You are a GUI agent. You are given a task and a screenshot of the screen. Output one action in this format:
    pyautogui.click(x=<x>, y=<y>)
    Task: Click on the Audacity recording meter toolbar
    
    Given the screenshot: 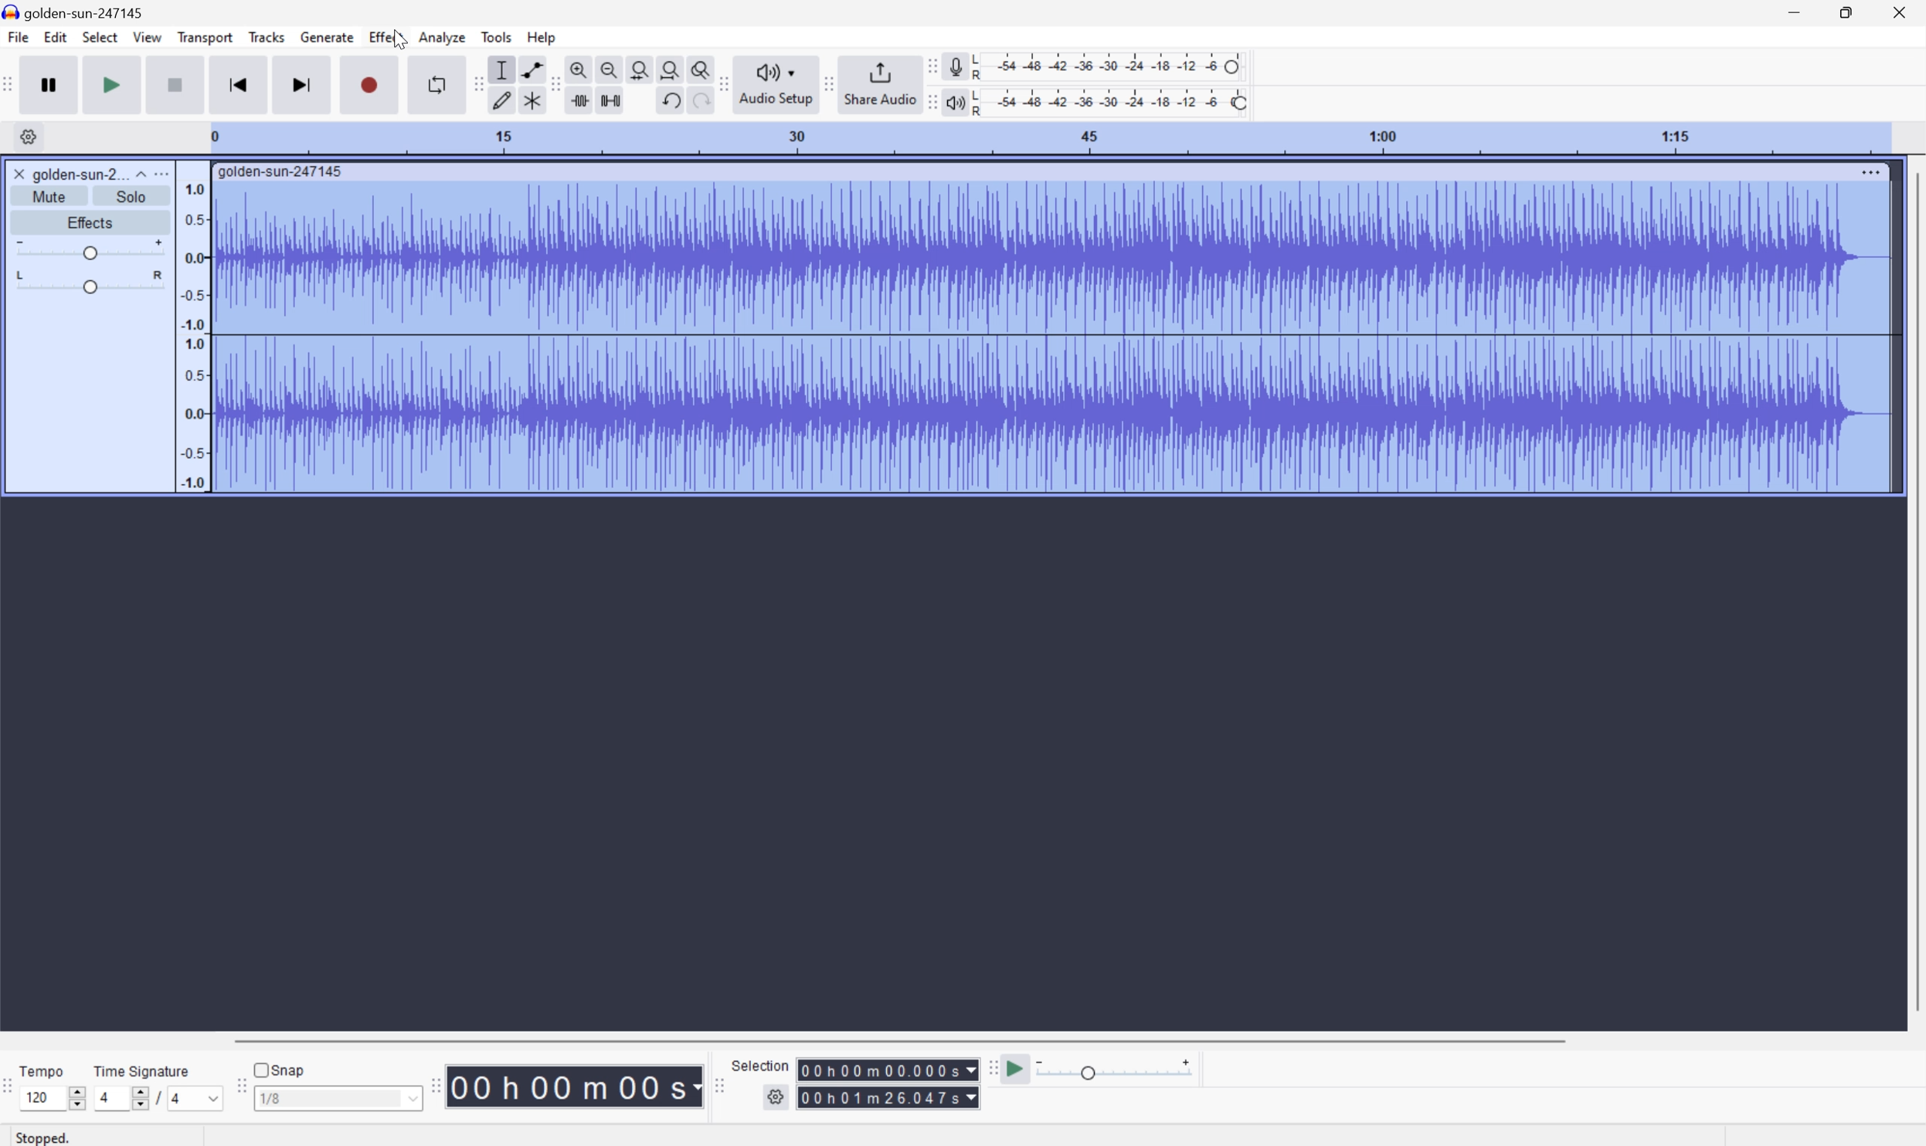 What is the action you would take?
    pyautogui.click(x=929, y=66)
    